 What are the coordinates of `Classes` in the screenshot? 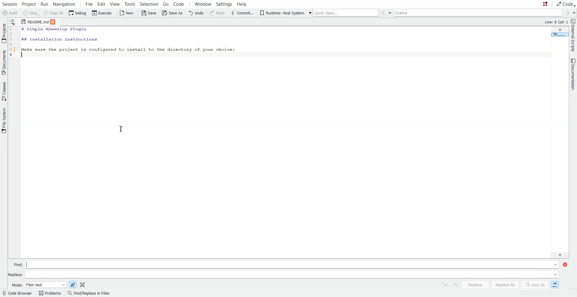 It's located at (4, 91).